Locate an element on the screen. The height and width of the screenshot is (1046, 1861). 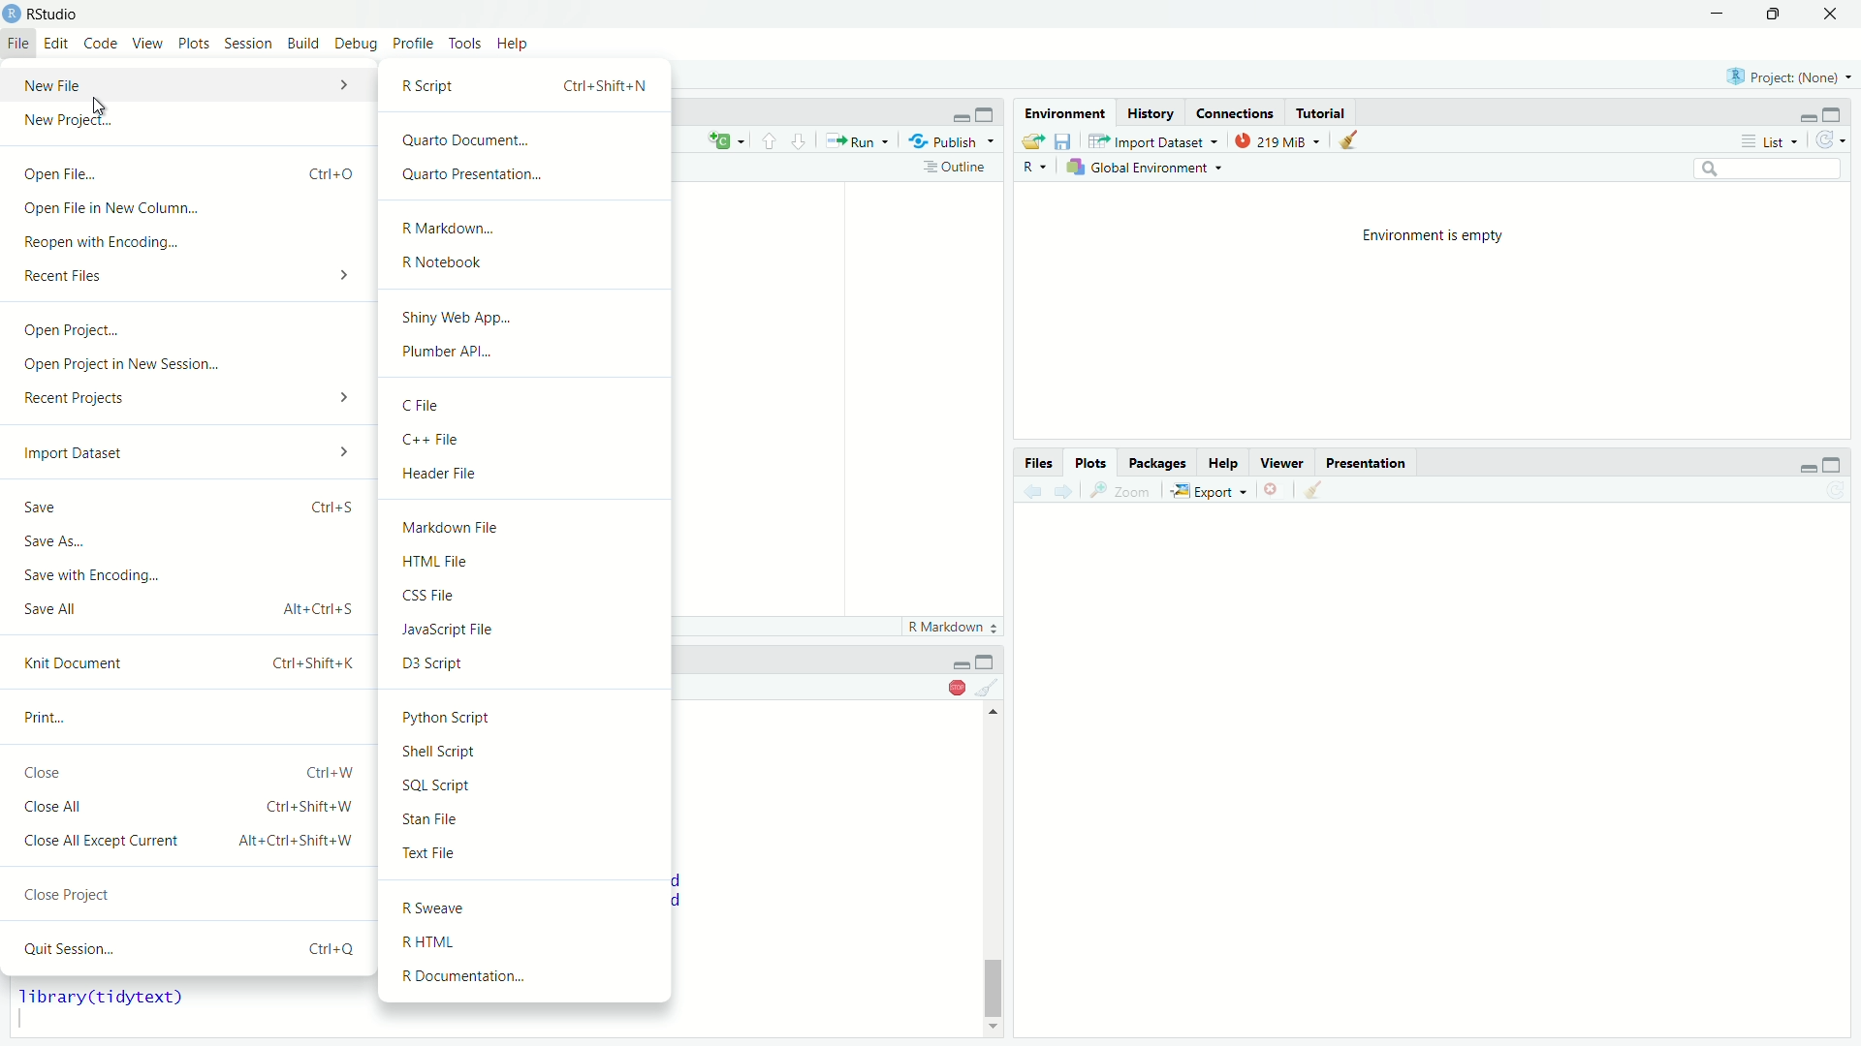
minimize is located at coordinates (988, 661).